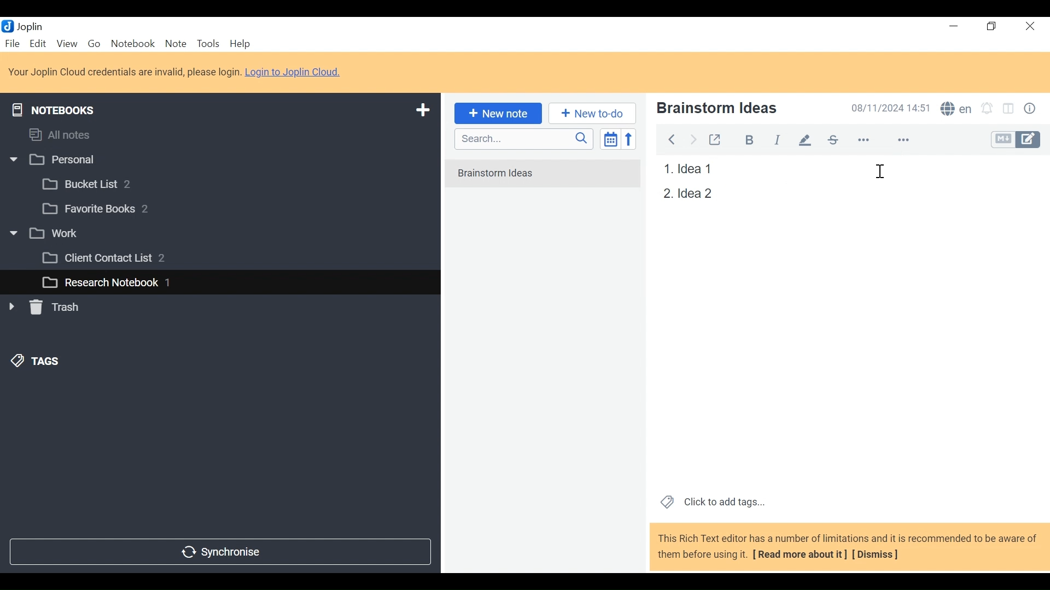 The width and height of the screenshot is (1050, 590). What do you see at coordinates (134, 43) in the screenshot?
I see `Notebook` at bounding box center [134, 43].